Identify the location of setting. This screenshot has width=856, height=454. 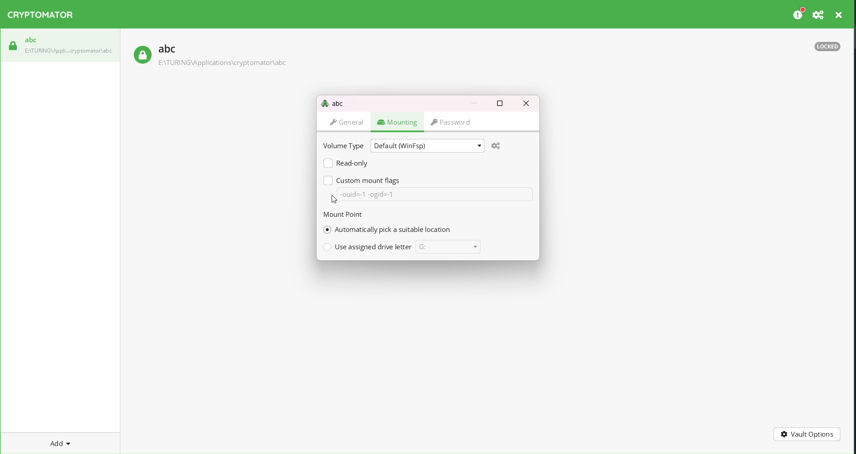
(817, 15).